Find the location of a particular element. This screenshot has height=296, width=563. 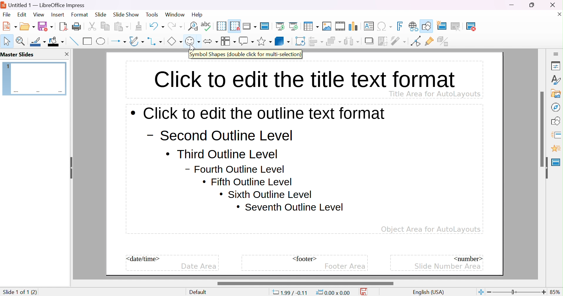

3D onjects is located at coordinates (282, 41).